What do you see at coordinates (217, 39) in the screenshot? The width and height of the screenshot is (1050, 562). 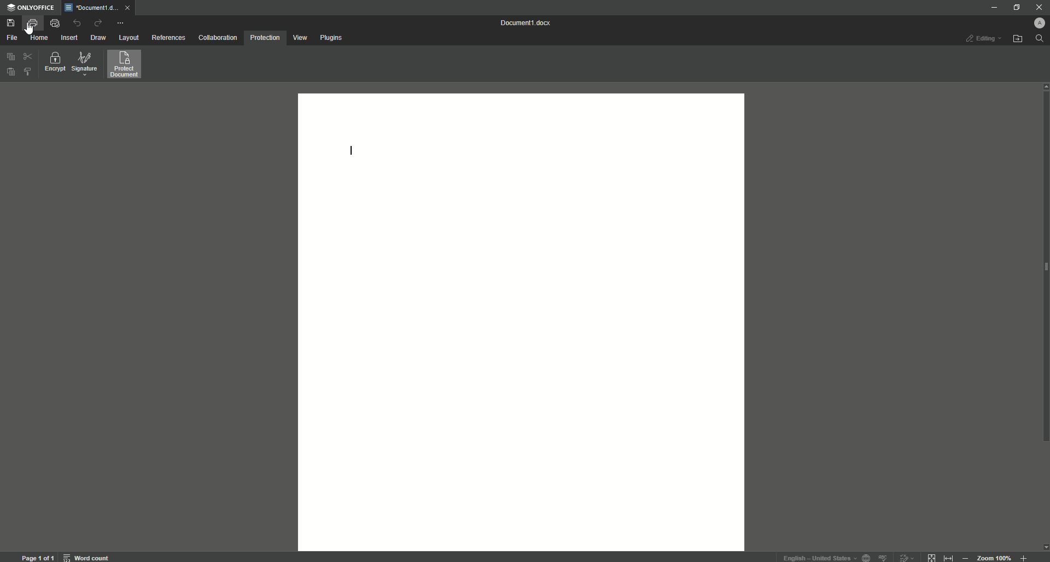 I see `Collaboration` at bounding box center [217, 39].